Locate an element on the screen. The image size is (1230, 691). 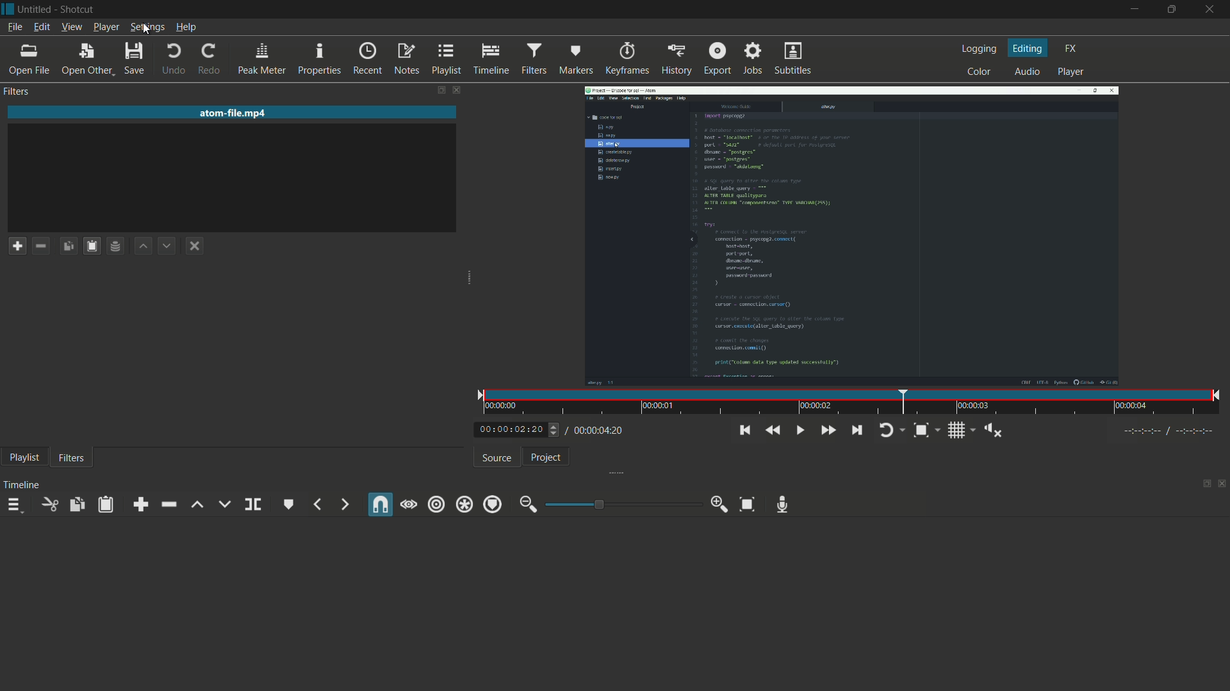
paste filters is located at coordinates (92, 245).